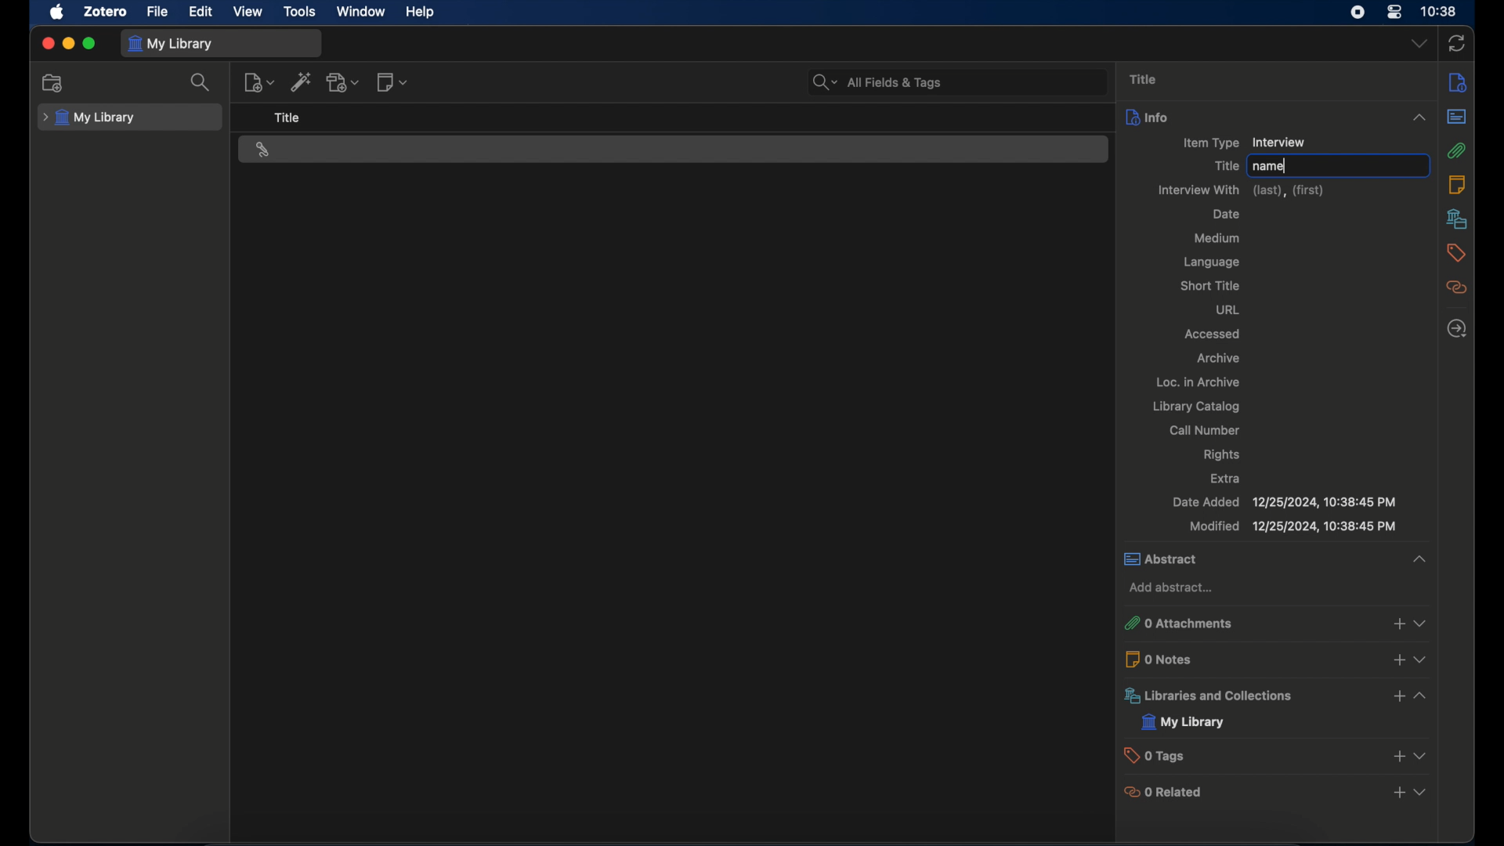 This screenshot has height=846, width=1504. Describe the element at coordinates (877, 82) in the screenshot. I see `search bar` at that location.